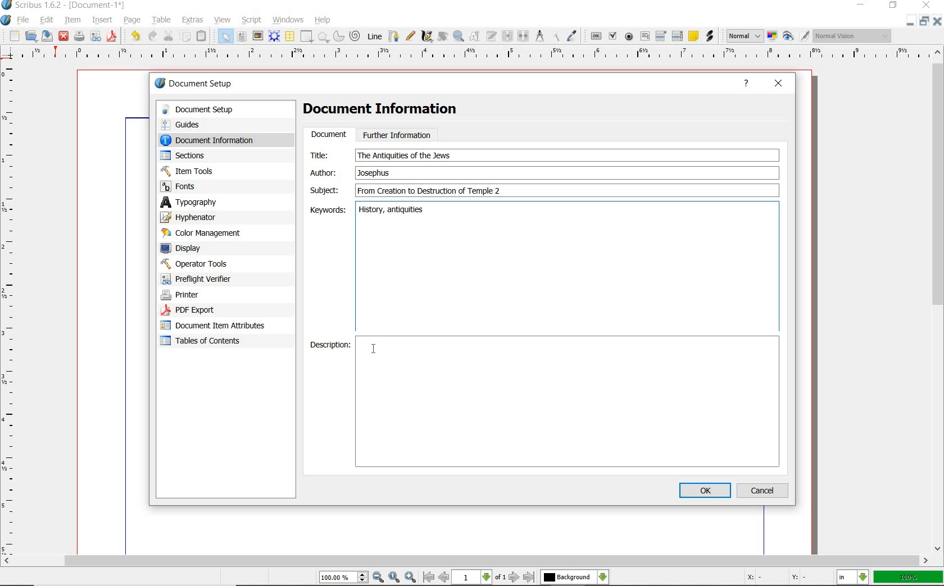  What do you see at coordinates (573, 35) in the screenshot?
I see `eye dropper` at bounding box center [573, 35].